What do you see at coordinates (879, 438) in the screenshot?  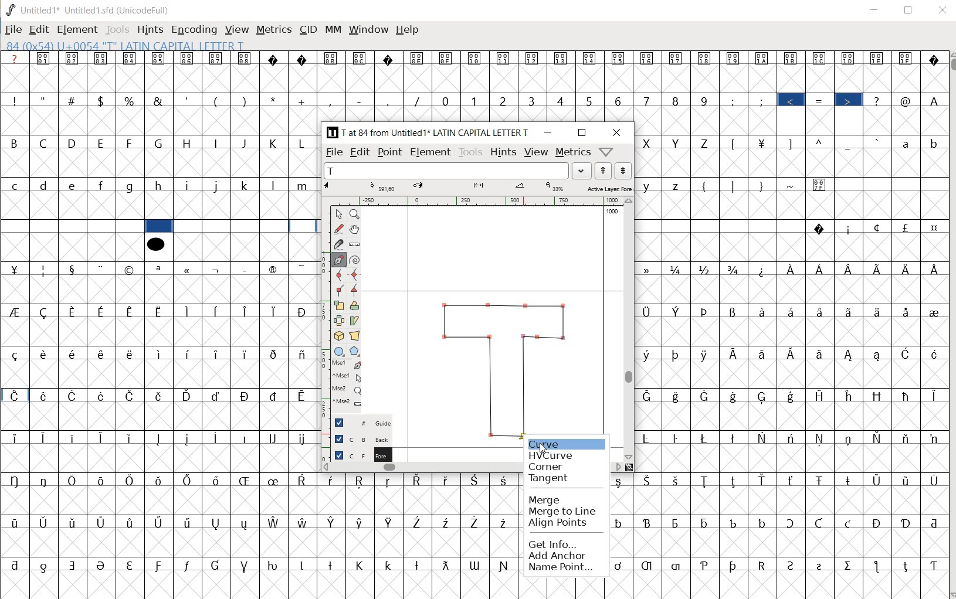 I see `Symbol` at bounding box center [879, 438].